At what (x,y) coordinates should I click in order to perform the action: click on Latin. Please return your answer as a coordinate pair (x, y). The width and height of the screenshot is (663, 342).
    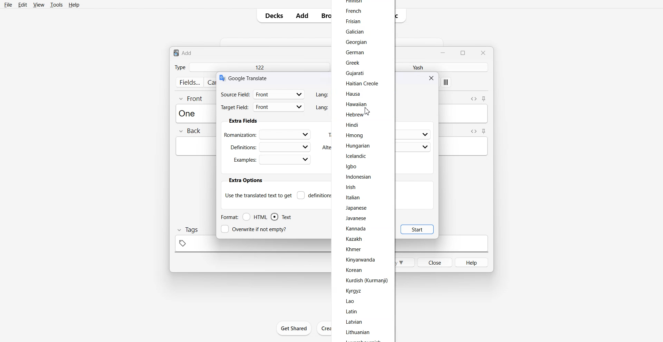
    Looking at the image, I should click on (352, 312).